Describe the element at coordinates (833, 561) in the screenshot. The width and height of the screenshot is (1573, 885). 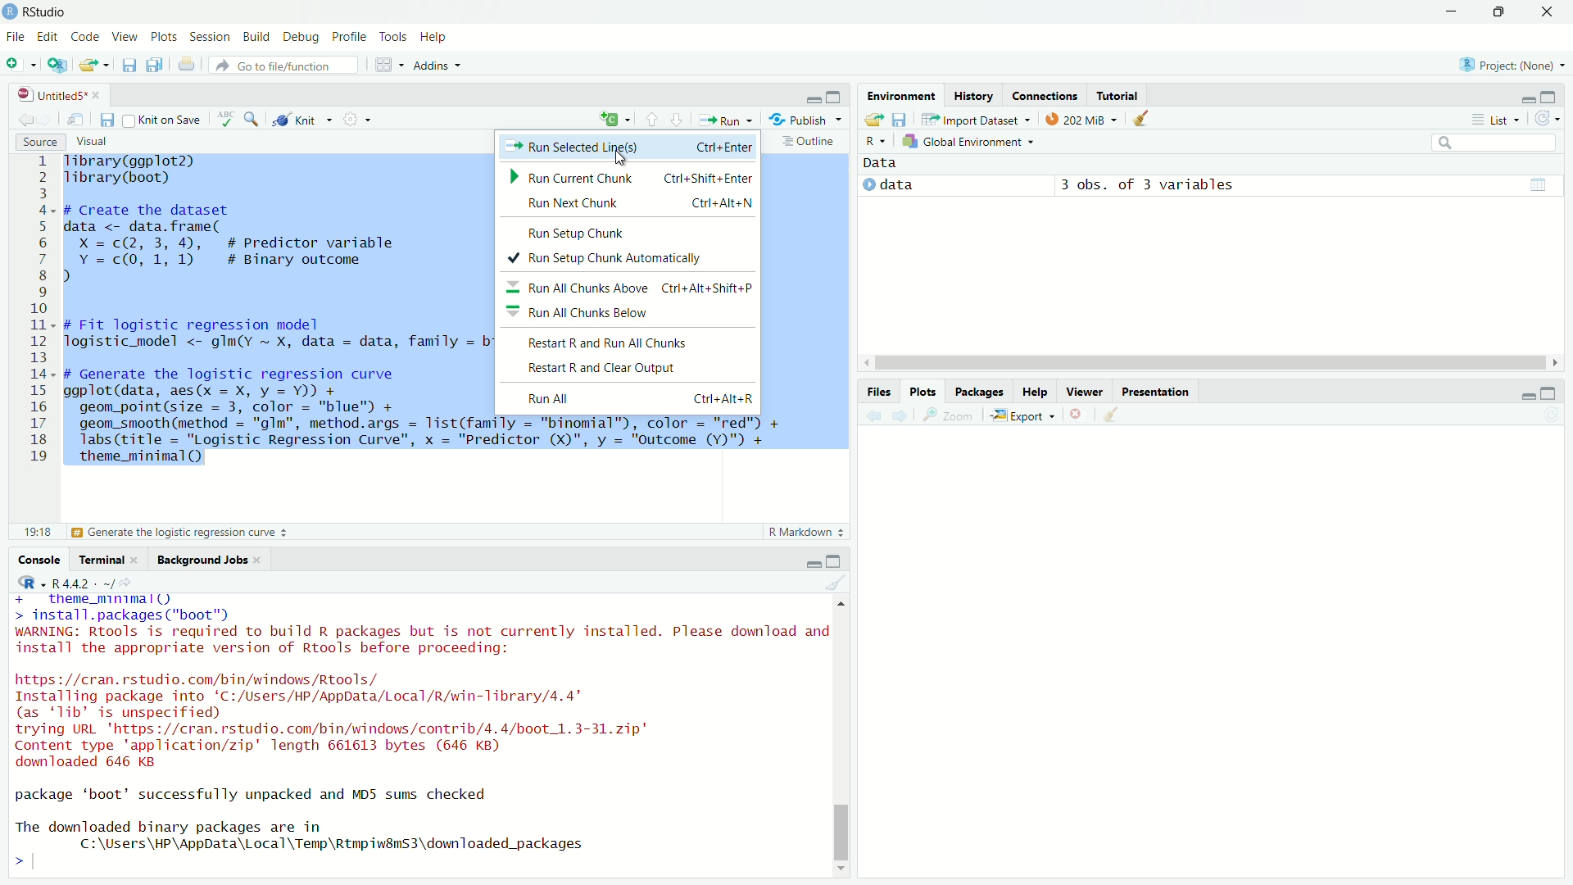
I see `maximize` at that location.